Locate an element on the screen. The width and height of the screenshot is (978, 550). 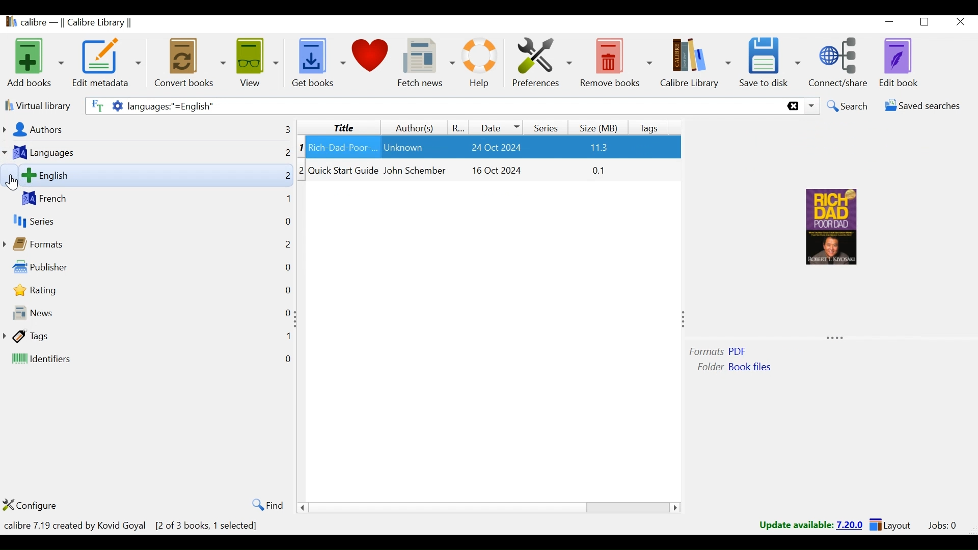
Series is located at coordinates (545, 126).